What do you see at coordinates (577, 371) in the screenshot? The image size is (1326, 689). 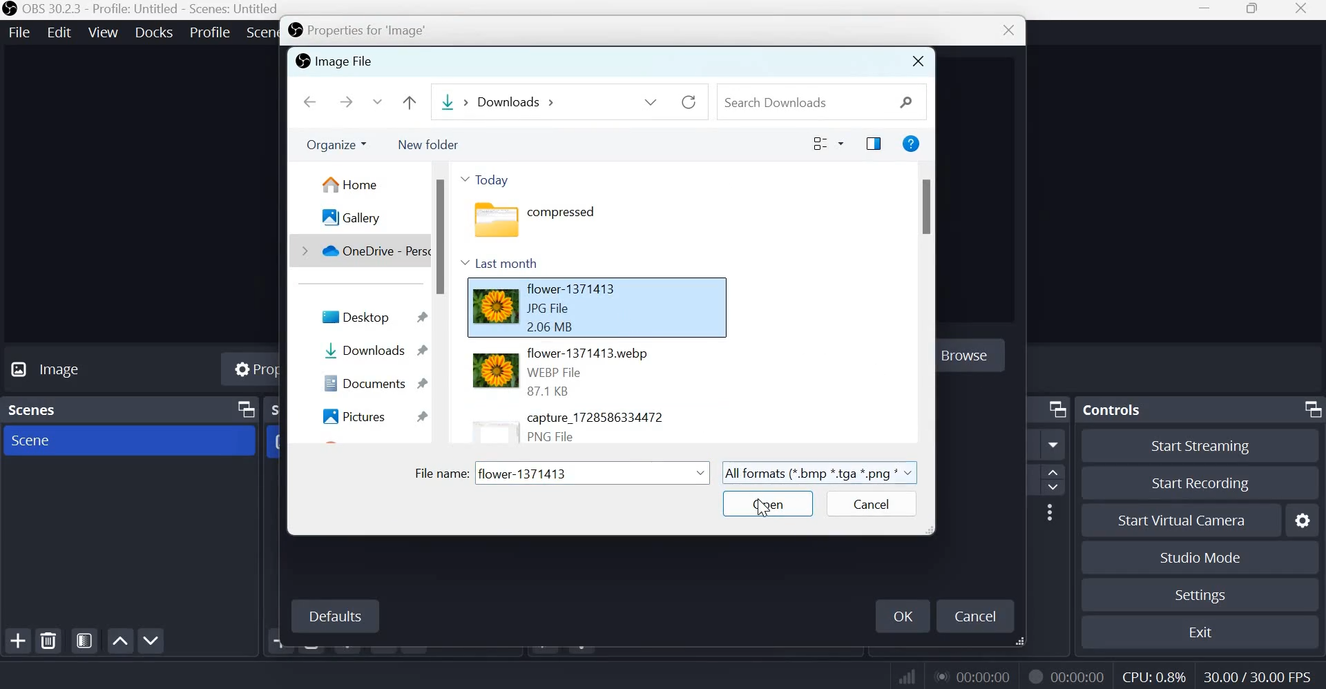 I see `flower-1371413 jpg file 2.06 MB` at bounding box center [577, 371].